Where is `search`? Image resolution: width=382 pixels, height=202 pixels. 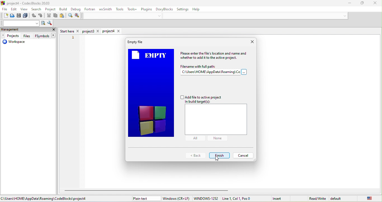
search is located at coordinates (37, 10).